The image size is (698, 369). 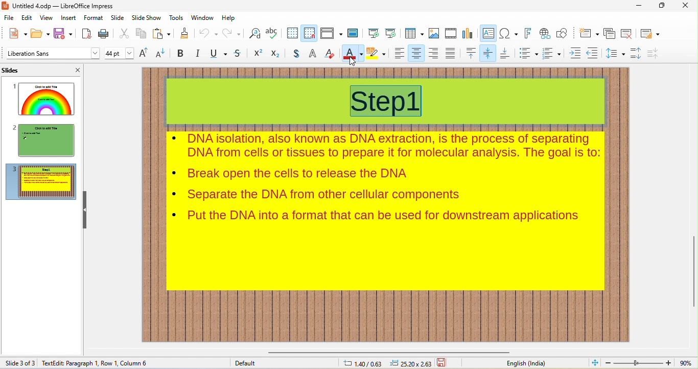 I want to click on english, so click(x=524, y=363).